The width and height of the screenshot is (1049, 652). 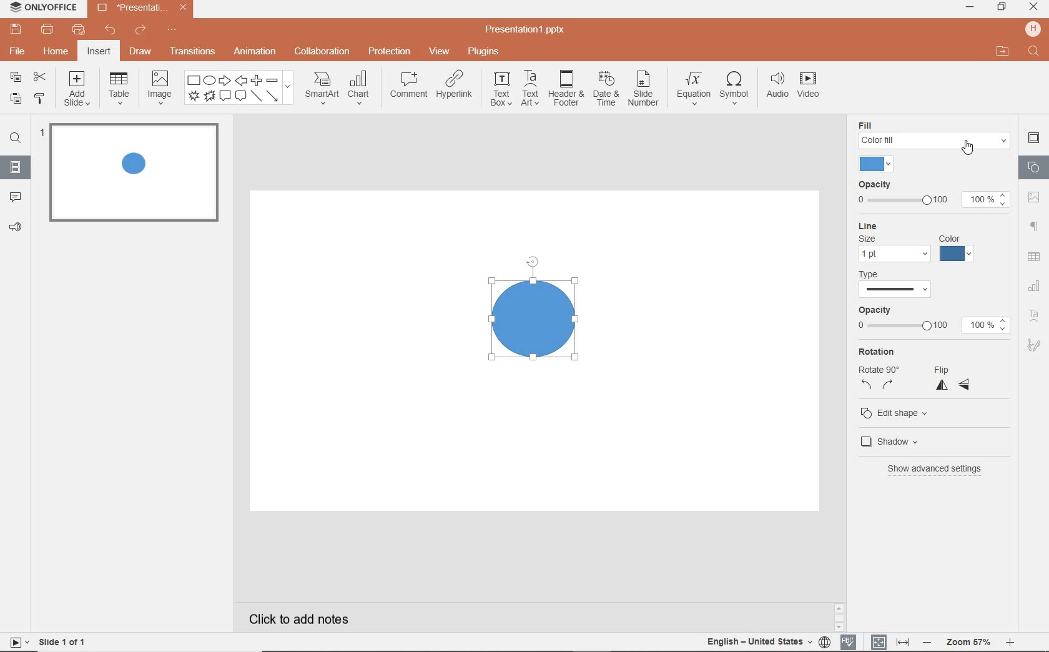 What do you see at coordinates (776, 87) in the screenshot?
I see `audio` at bounding box center [776, 87].